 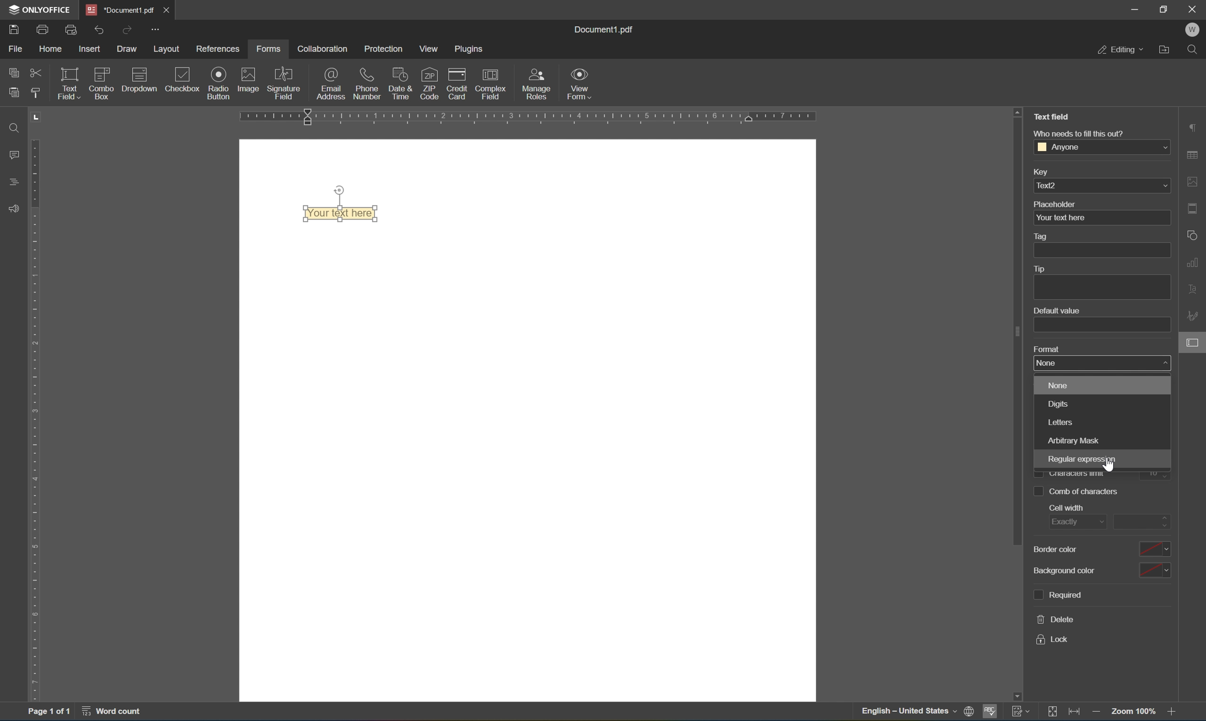 I want to click on manage roles, so click(x=537, y=83).